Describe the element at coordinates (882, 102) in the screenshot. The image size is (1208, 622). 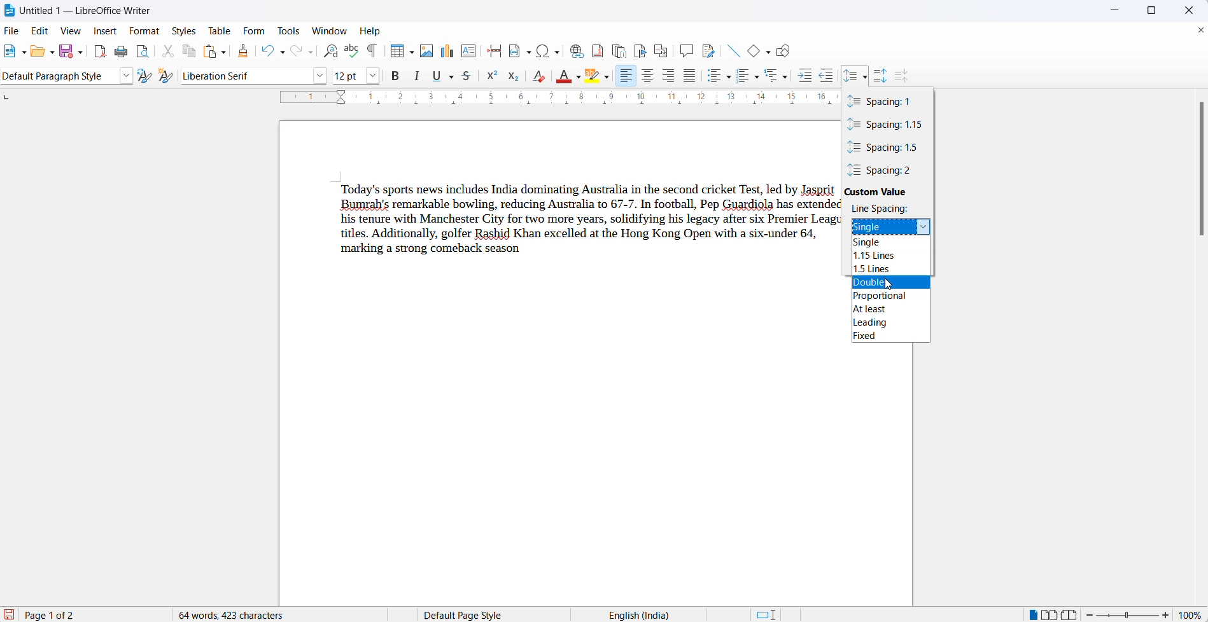
I see `spacing with value 1` at that location.